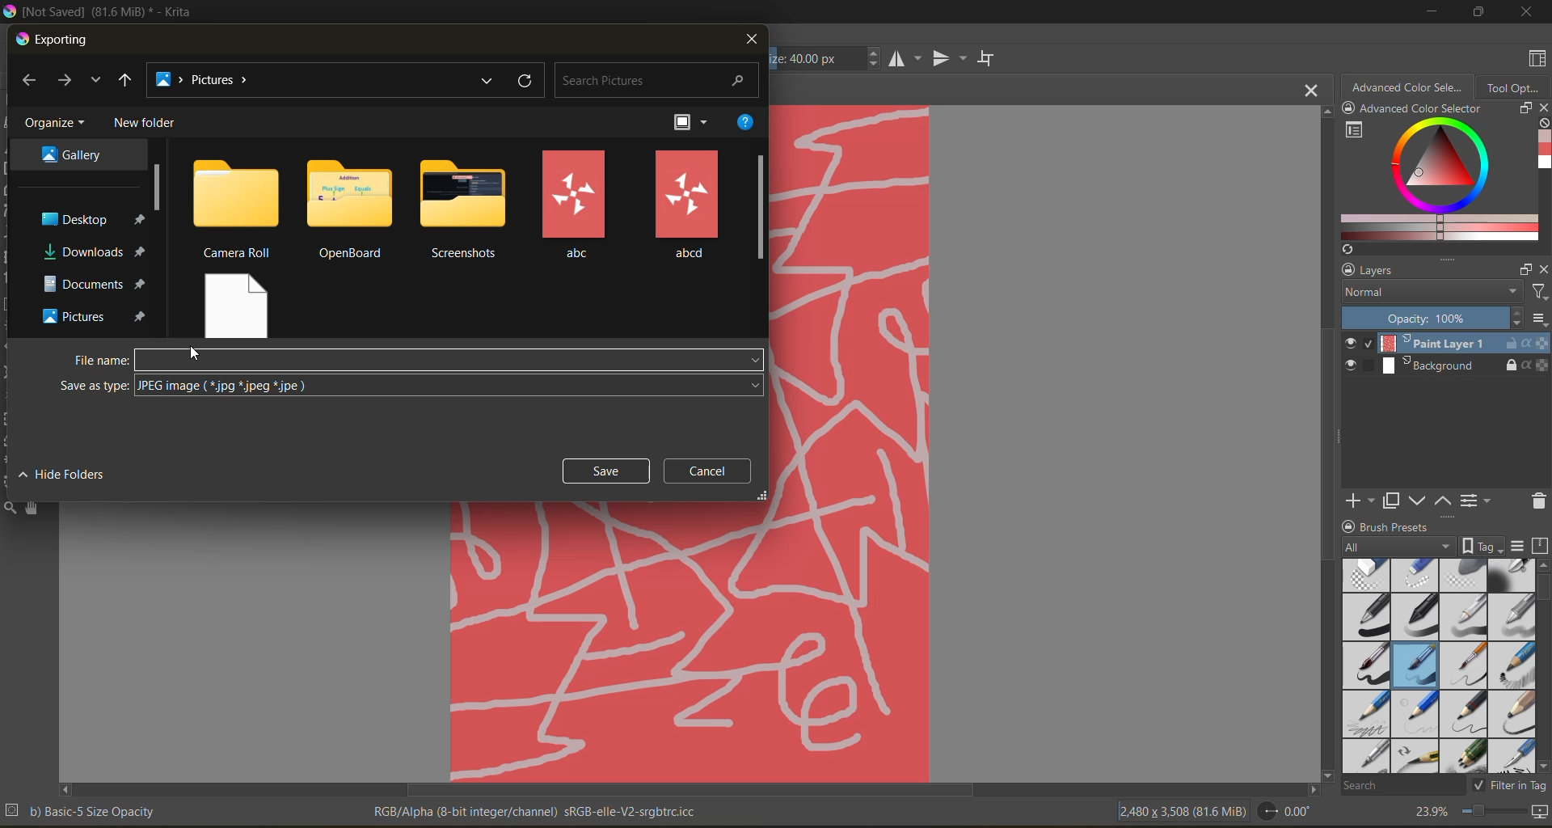 The width and height of the screenshot is (1552, 828). What do you see at coordinates (1542, 665) in the screenshot?
I see `vertical scroll bar` at bounding box center [1542, 665].